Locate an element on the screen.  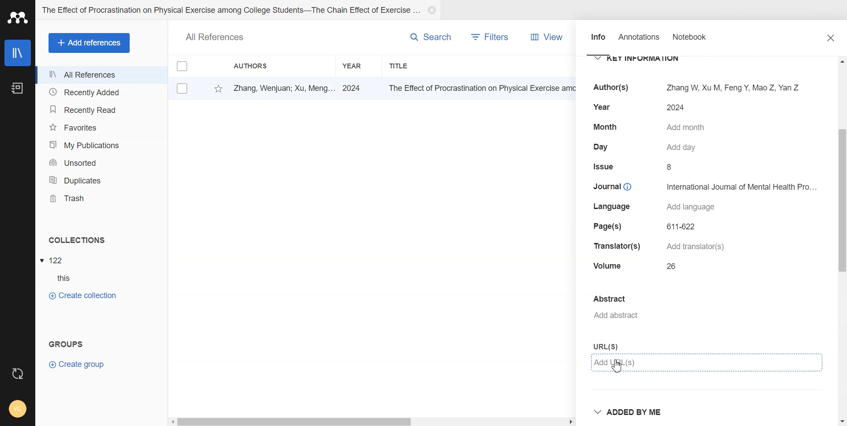
Recently Read is located at coordinates (101, 109).